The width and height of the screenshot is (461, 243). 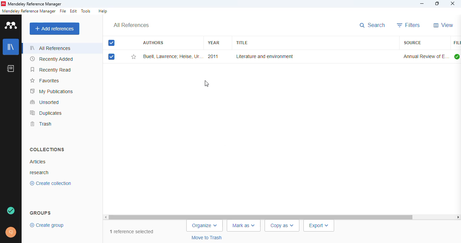 What do you see at coordinates (51, 48) in the screenshot?
I see `all references` at bounding box center [51, 48].